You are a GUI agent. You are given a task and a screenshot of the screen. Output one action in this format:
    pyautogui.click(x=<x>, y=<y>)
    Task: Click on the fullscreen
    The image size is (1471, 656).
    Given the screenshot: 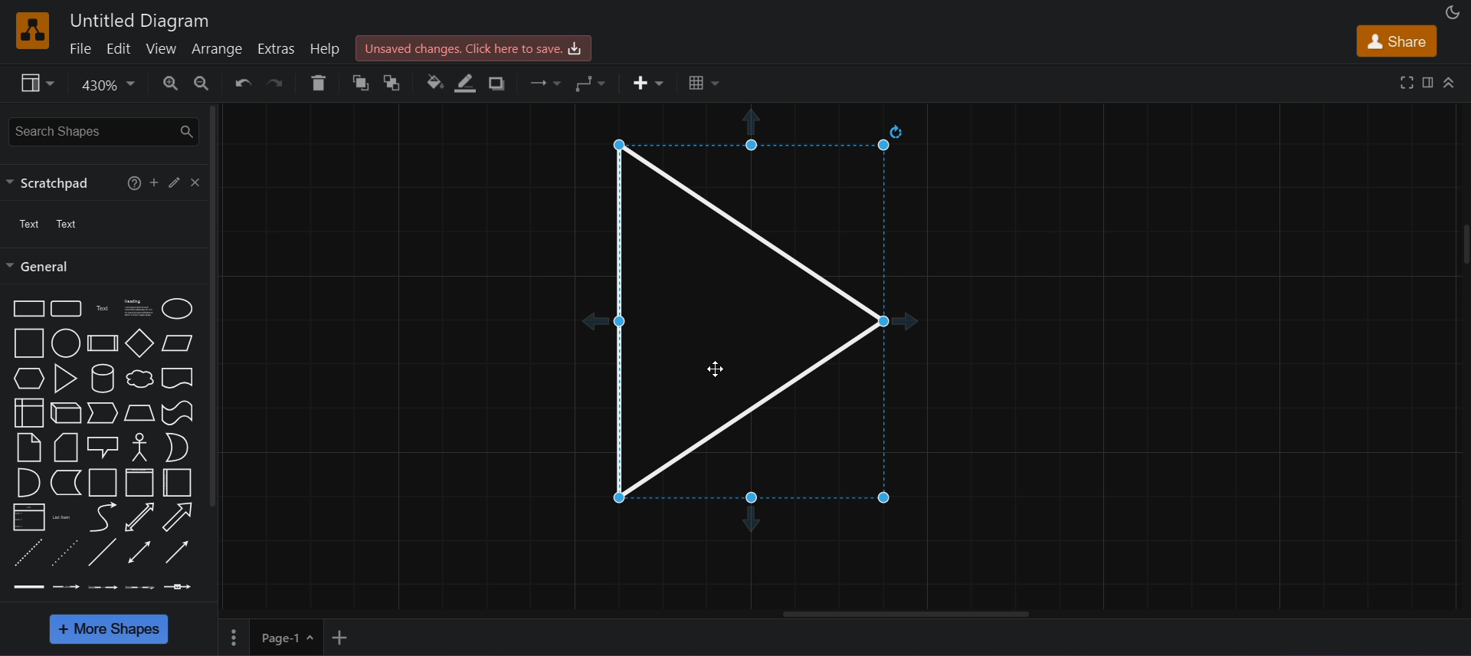 What is the action you would take?
    pyautogui.click(x=1404, y=80)
    